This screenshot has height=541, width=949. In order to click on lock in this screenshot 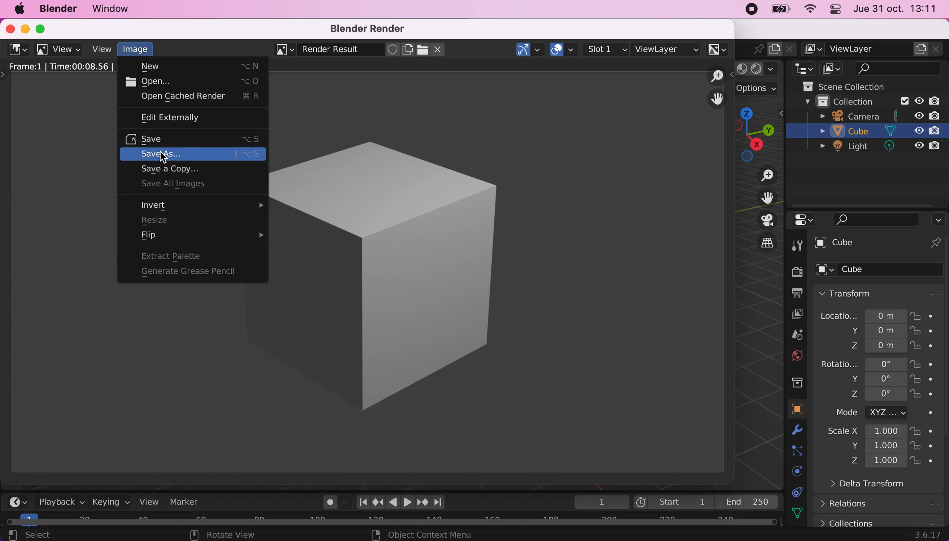, I will do `click(924, 463)`.